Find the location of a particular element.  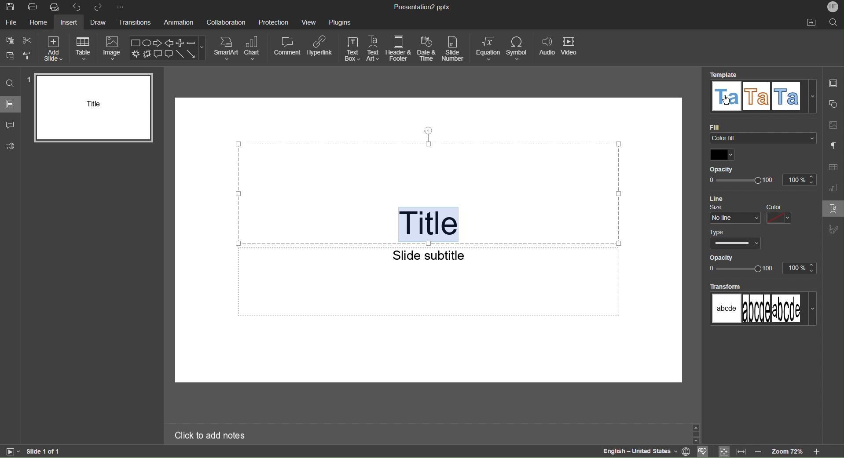

Text Art is located at coordinates (833, 208).